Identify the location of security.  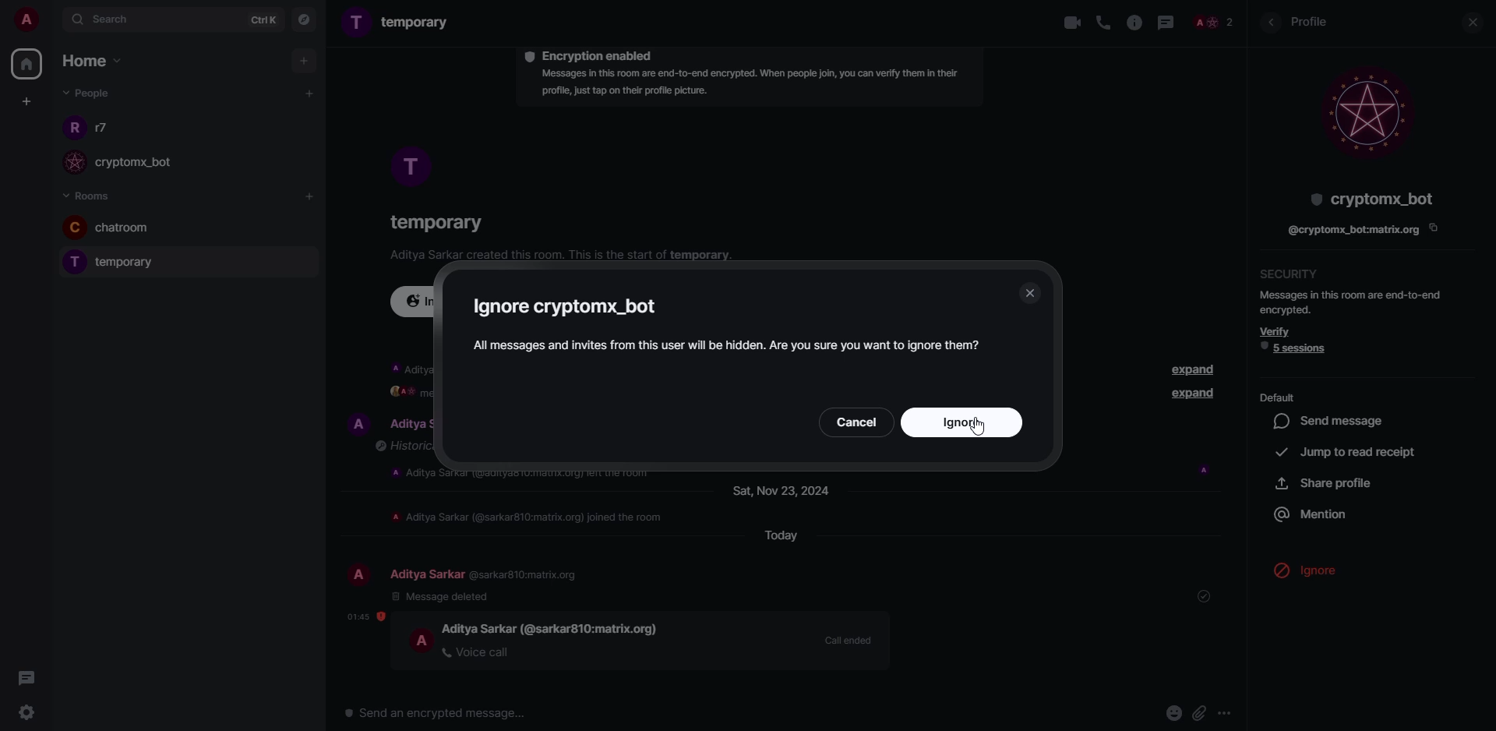
(1294, 274).